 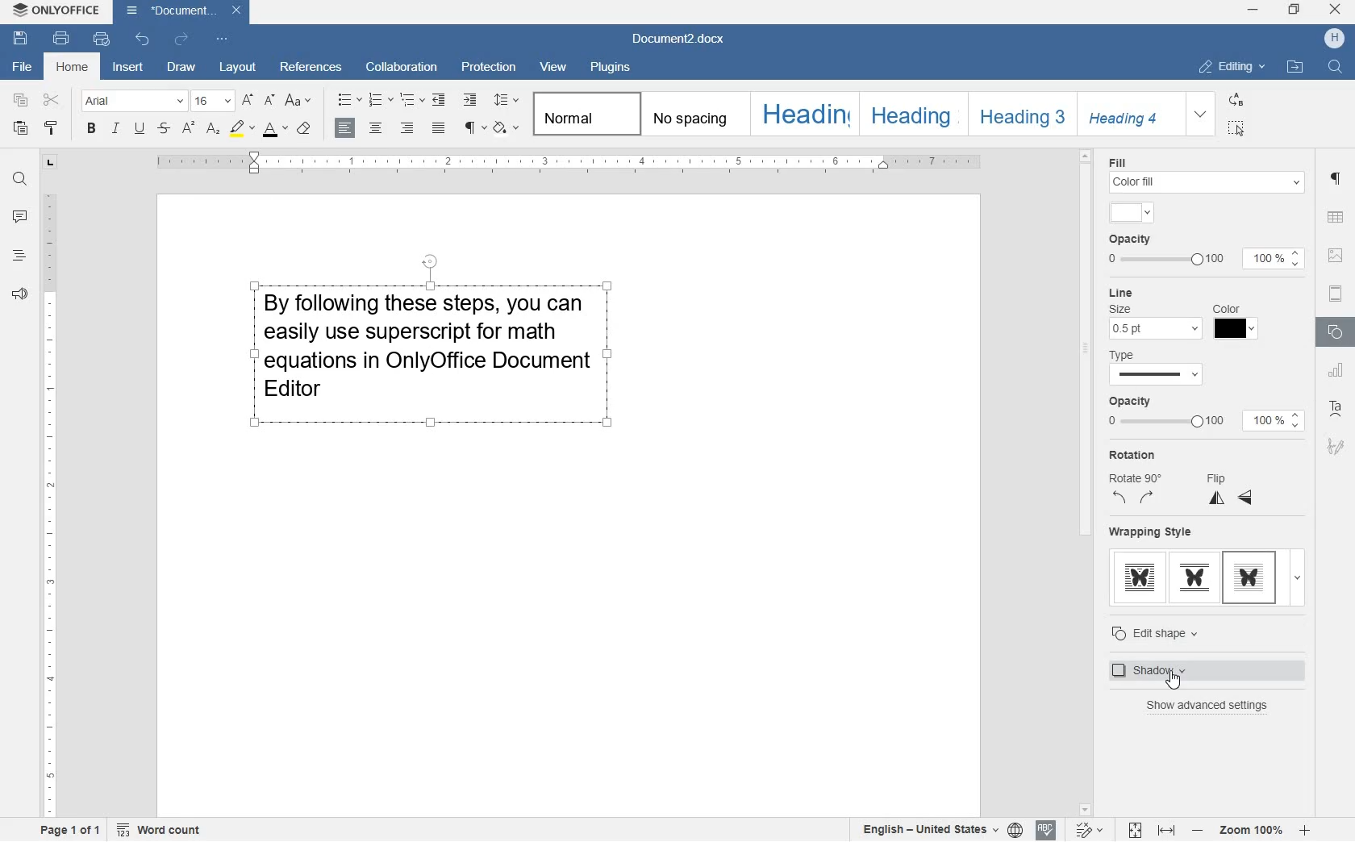 What do you see at coordinates (52, 128) in the screenshot?
I see `copy style` at bounding box center [52, 128].